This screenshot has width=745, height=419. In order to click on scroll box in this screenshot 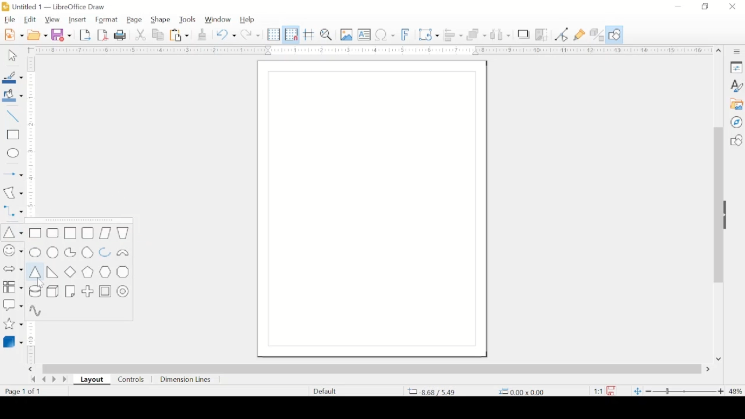, I will do `click(372, 368)`.